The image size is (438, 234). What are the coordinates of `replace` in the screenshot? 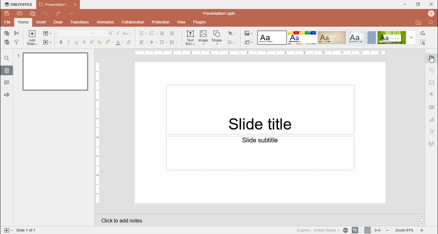 It's located at (423, 33).